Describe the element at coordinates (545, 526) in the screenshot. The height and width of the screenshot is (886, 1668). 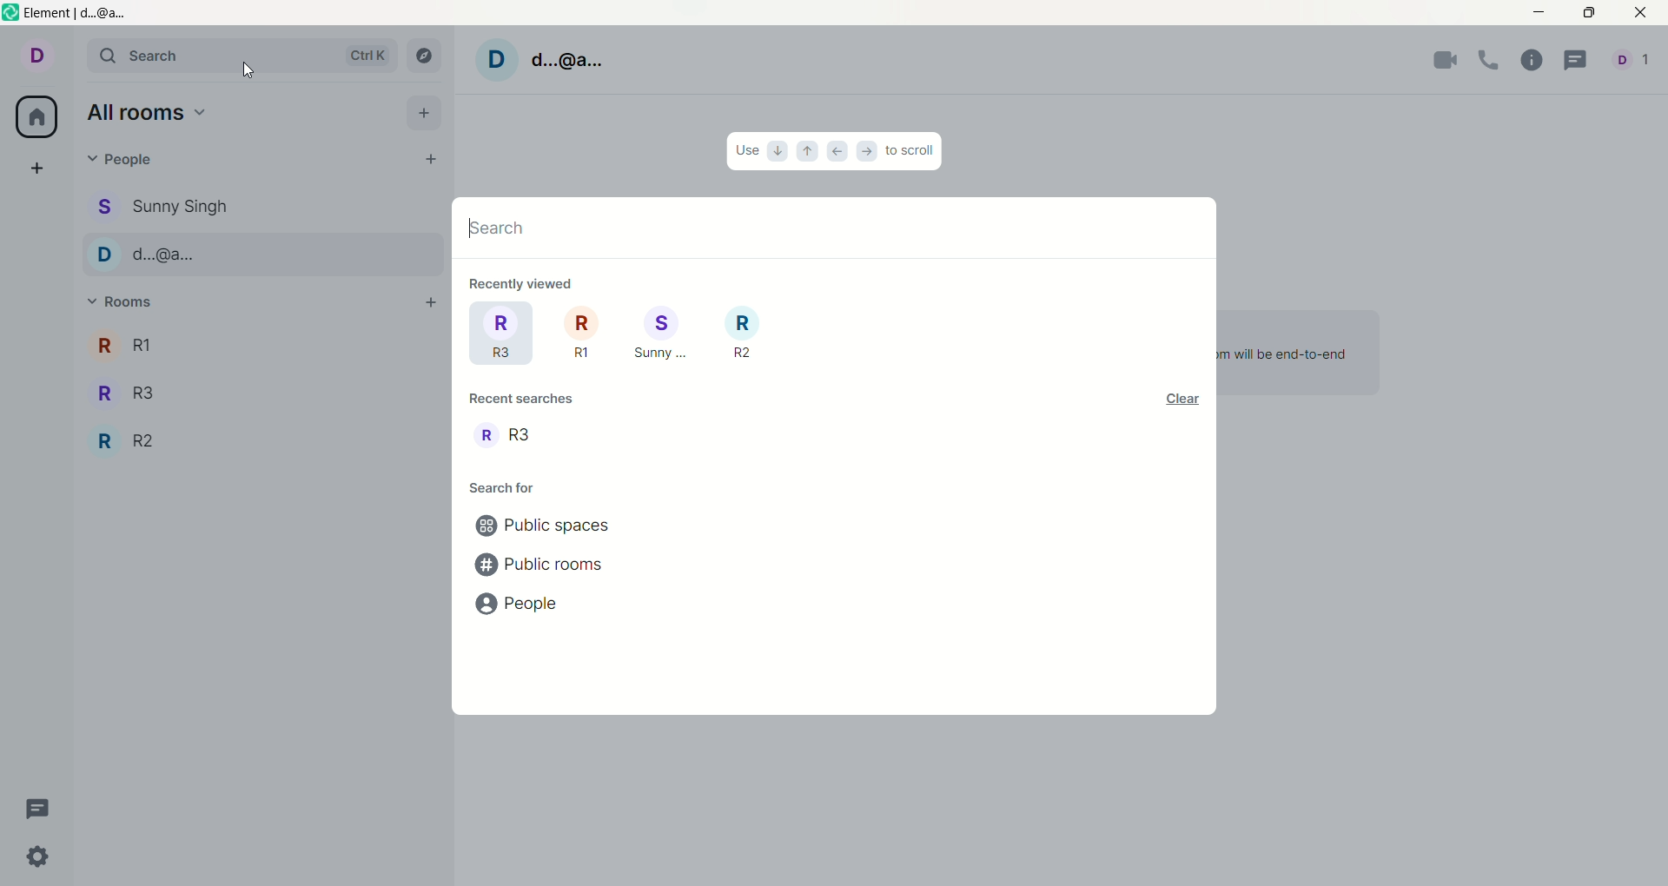
I see `public spaces` at that location.